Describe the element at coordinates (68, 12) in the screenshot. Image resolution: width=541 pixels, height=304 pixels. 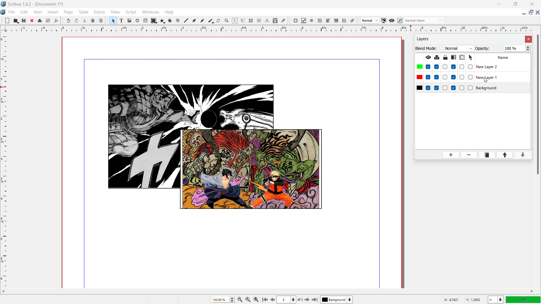
I see `page` at that location.